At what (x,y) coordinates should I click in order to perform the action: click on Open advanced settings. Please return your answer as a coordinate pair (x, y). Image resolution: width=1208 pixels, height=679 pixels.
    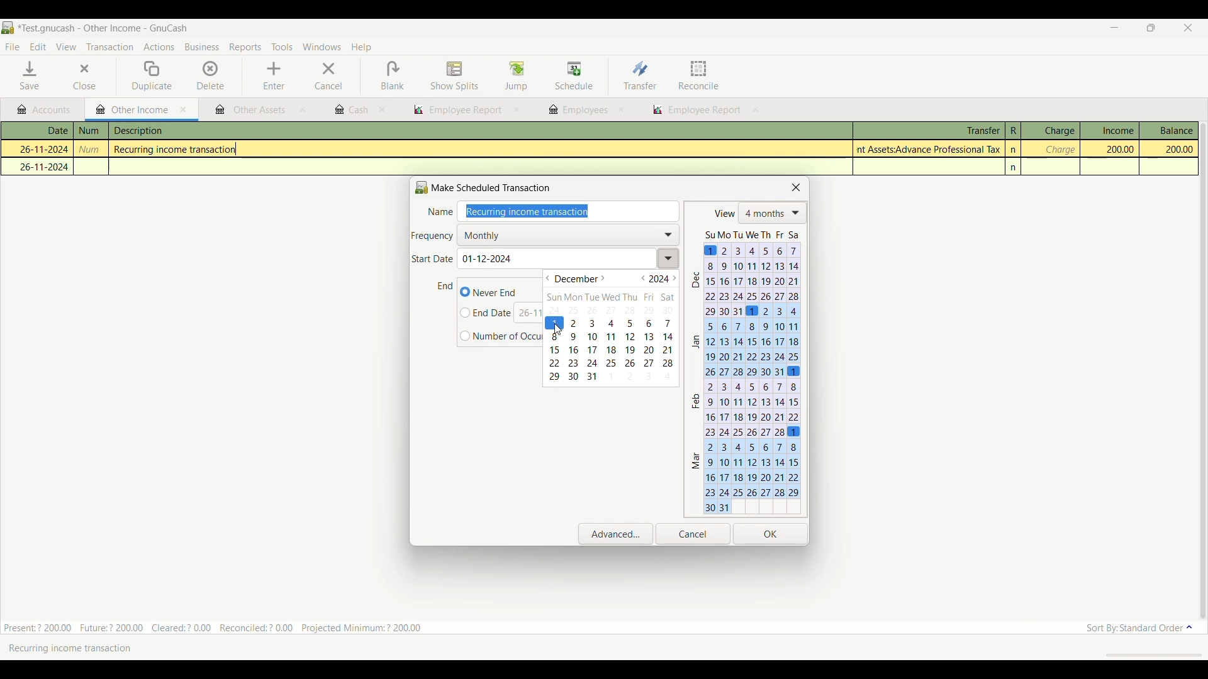
    Looking at the image, I should click on (616, 534).